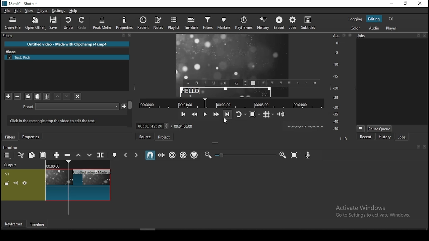  Describe the element at coordinates (10, 137) in the screenshot. I see `filters` at that location.